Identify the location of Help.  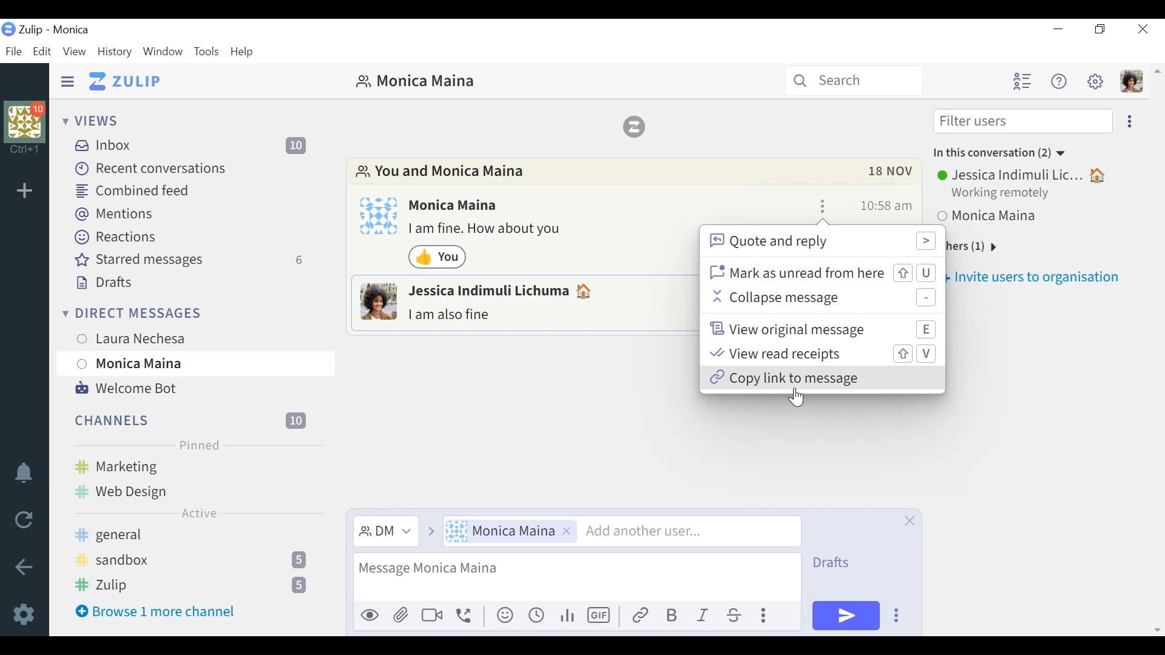
(245, 50).